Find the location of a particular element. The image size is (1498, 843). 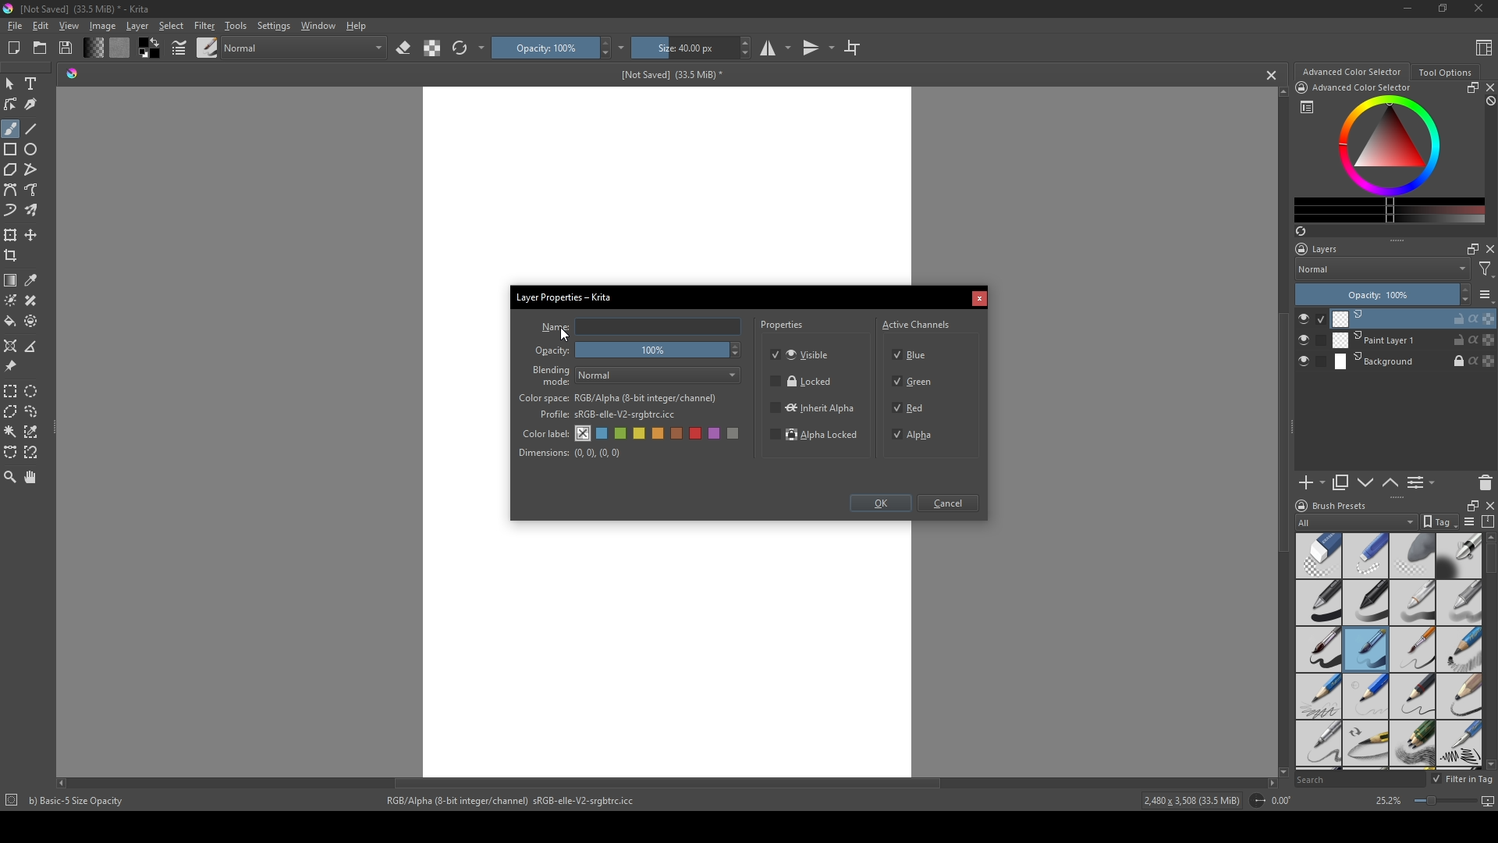

list is located at coordinates (1307, 107).